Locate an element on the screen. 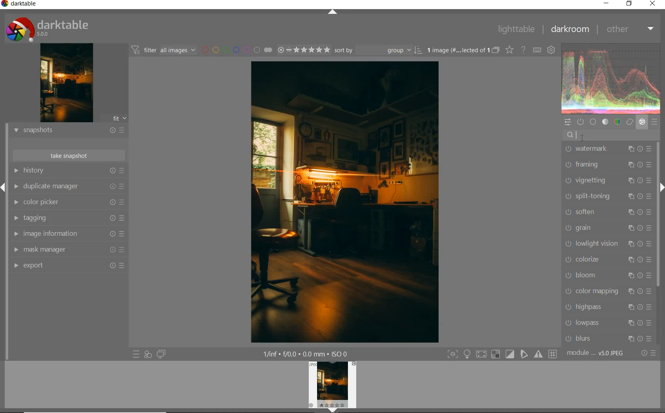  history is located at coordinates (69, 171).